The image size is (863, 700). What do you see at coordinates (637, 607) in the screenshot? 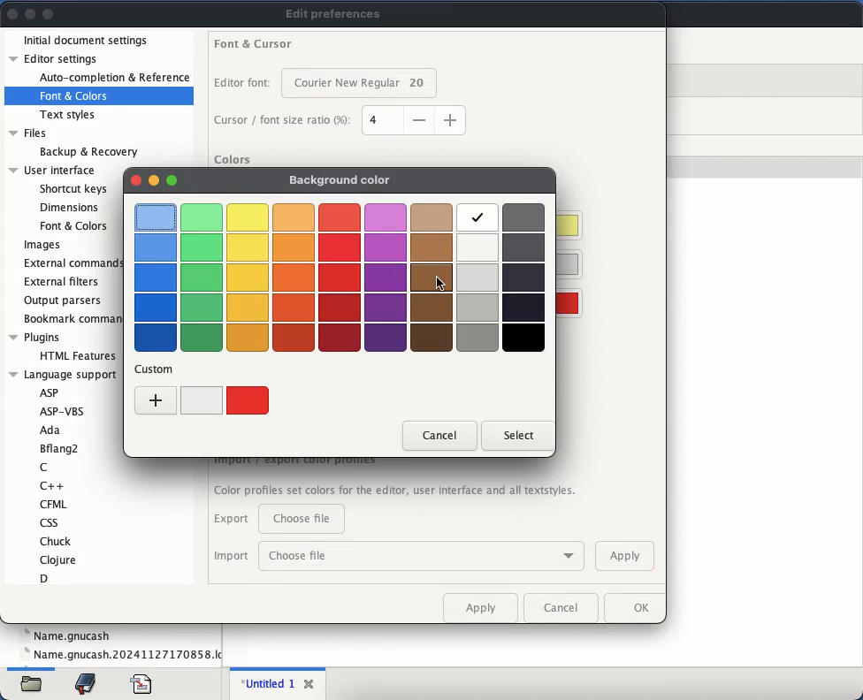
I see `ok` at bounding box center [637, 607].